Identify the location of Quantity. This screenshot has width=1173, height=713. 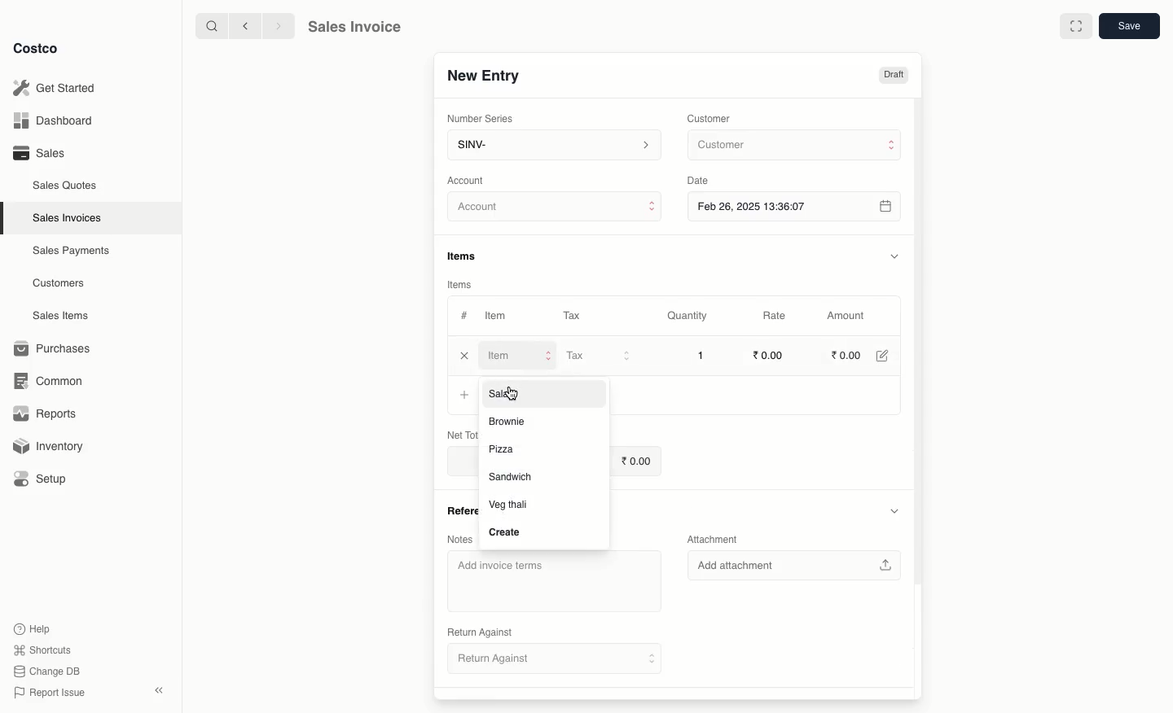
(686, 317).